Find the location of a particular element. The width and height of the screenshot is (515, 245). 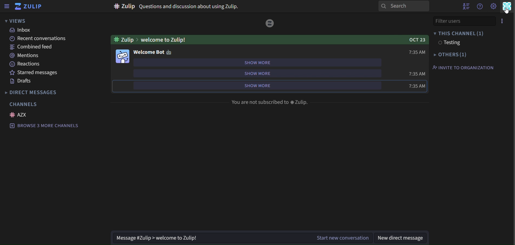

Message #Zulip > welcome to Zulip! is located at coordinates (209, 238).